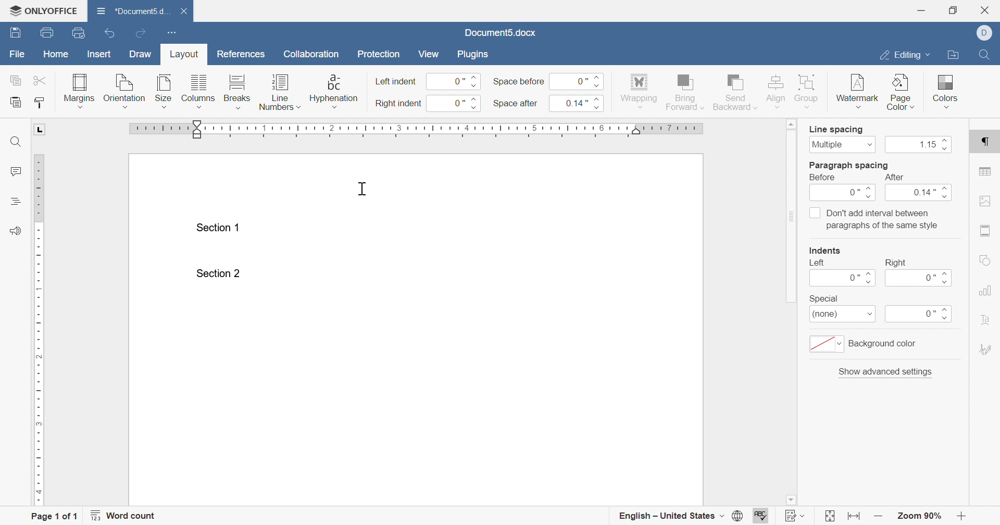  What do you see at coordinates (14, 202) in the screenshot?
I see `headings` at bounding box center [14, 202].